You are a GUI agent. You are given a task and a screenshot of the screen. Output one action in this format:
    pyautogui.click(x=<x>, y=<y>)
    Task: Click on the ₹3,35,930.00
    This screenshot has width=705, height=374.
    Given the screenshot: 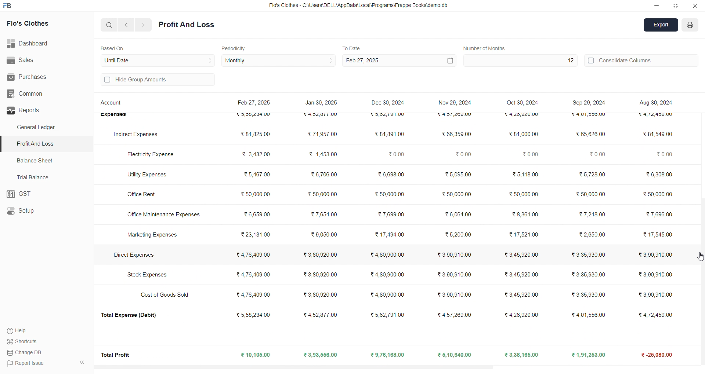 What is the action you would take?
    pyautogui.click(x=585, y=254)
    